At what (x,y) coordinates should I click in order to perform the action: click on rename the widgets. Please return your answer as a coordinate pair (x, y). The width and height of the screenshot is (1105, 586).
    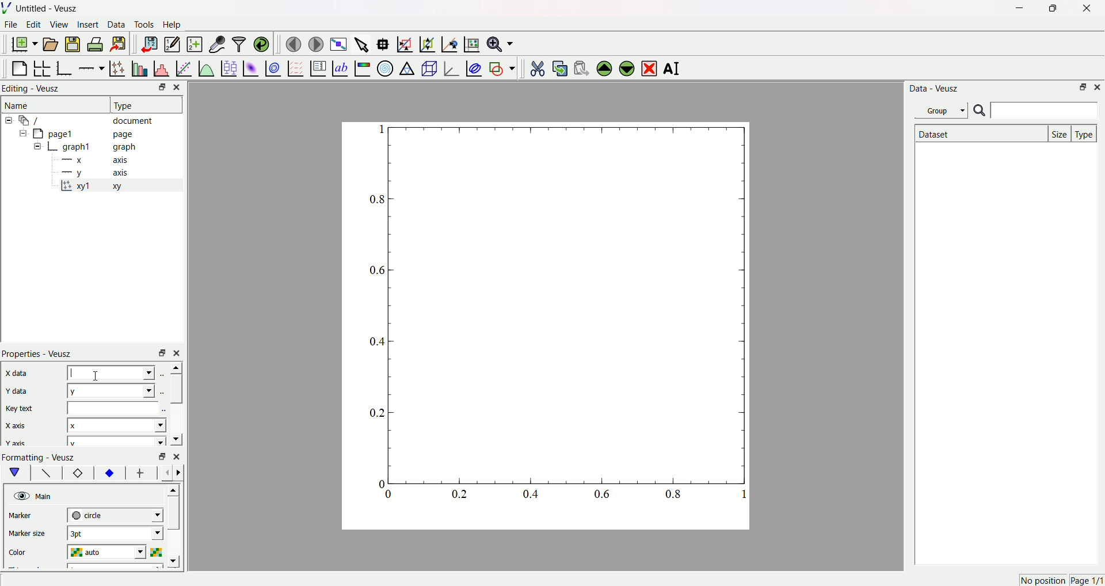
    Looking at the image, I should click on (673, 69).